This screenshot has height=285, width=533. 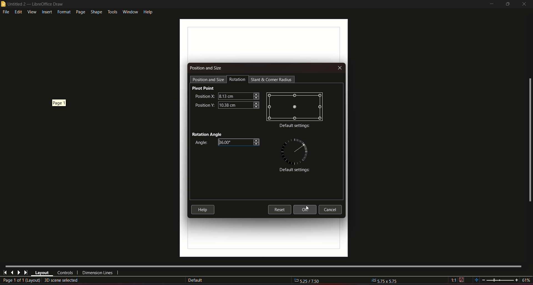 I want to click on format, so click(x=63, y=12).